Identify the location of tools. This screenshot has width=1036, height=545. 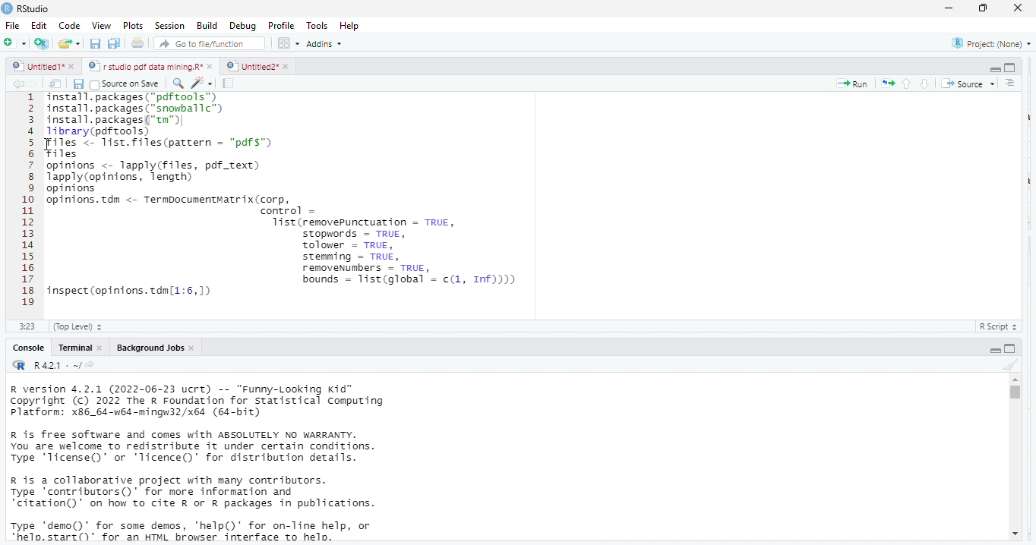
(319, 24).